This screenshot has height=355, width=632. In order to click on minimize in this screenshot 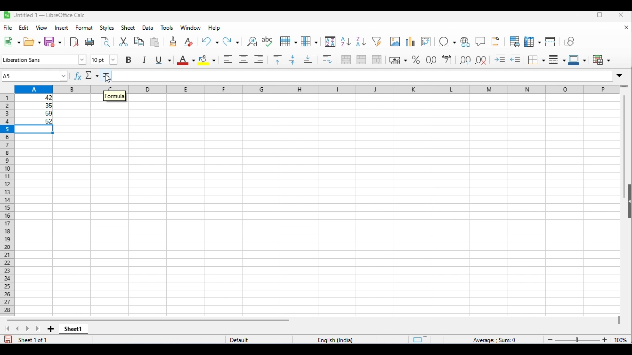, I will do `click(579, 16)`.